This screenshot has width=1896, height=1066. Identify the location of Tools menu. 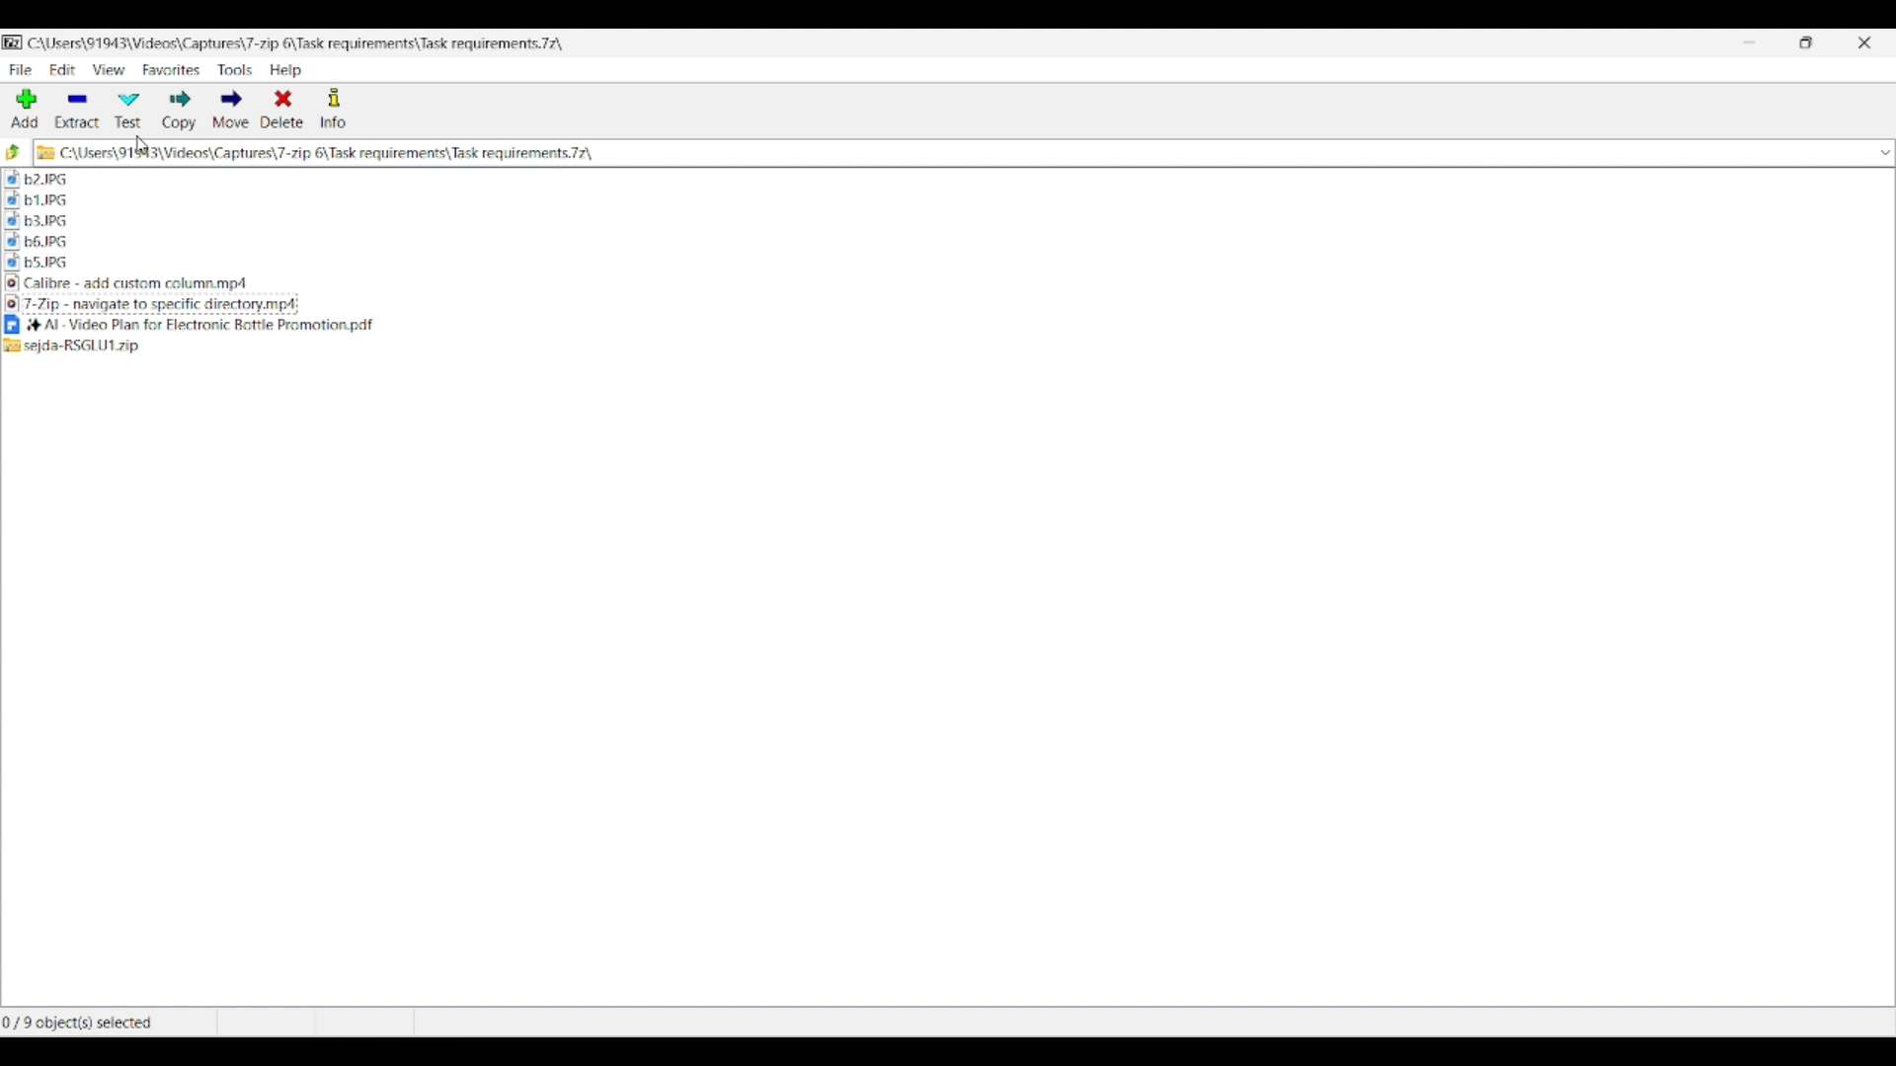
(236, 70).